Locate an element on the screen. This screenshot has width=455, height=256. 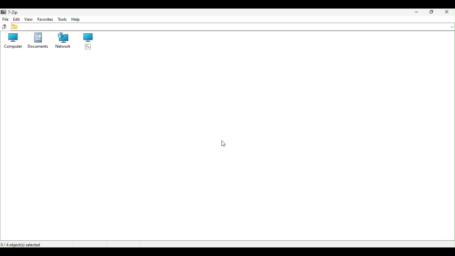
Tools is located at coordinates (63, 20).